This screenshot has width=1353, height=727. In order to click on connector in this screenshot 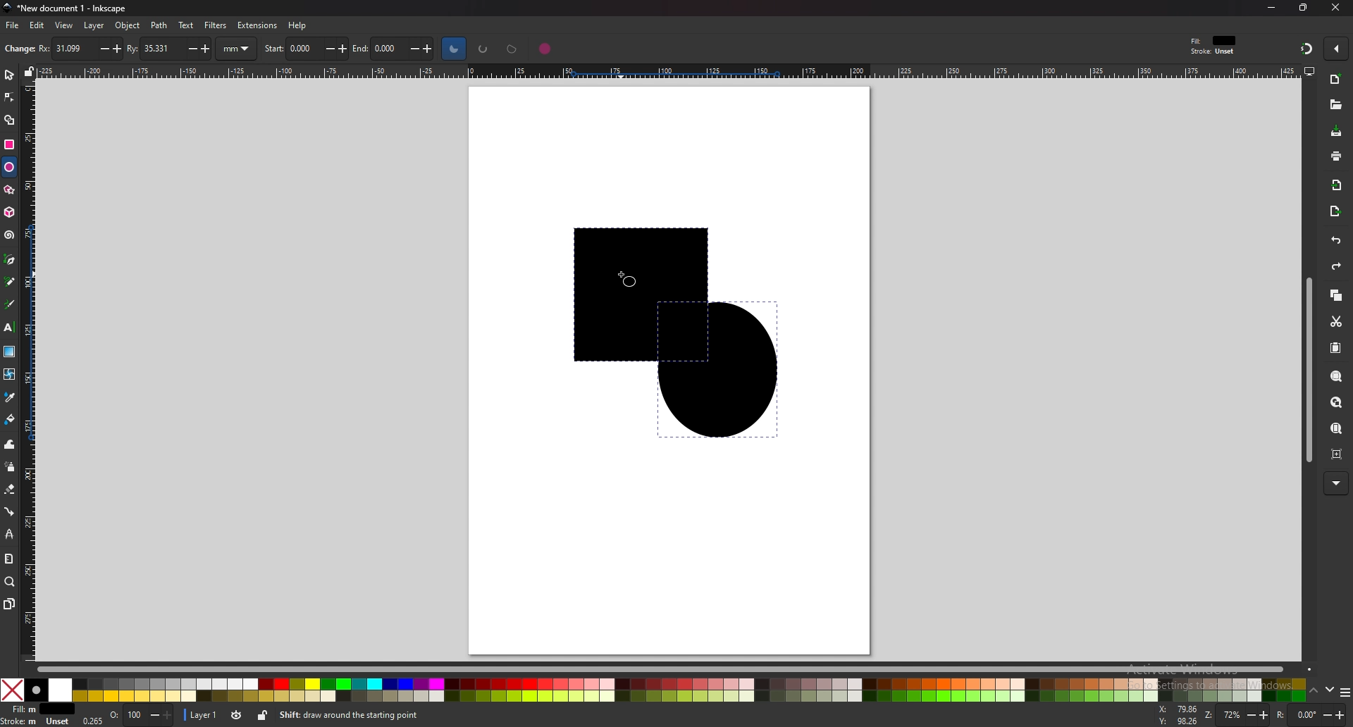, I will do `click(11, 511)`.